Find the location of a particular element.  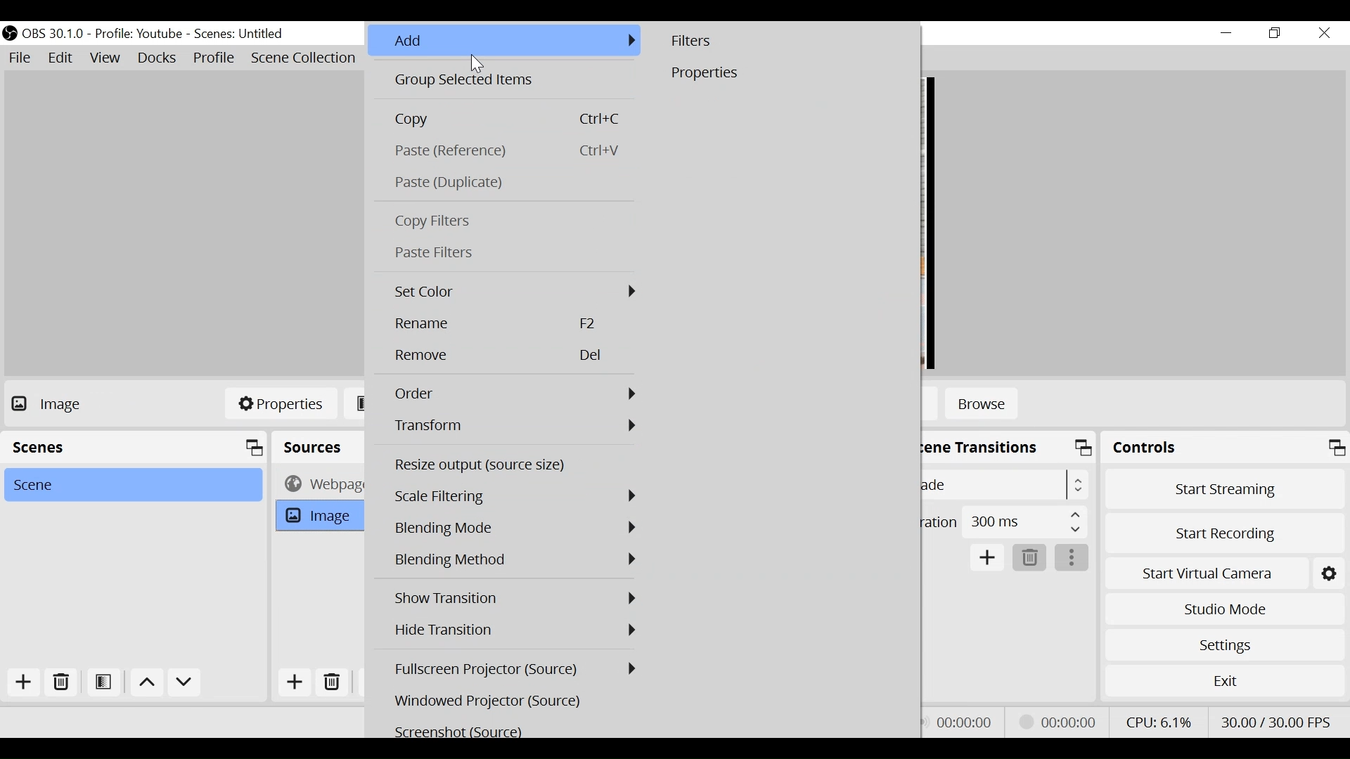

Group Selected is located at coordinates (503, 82).